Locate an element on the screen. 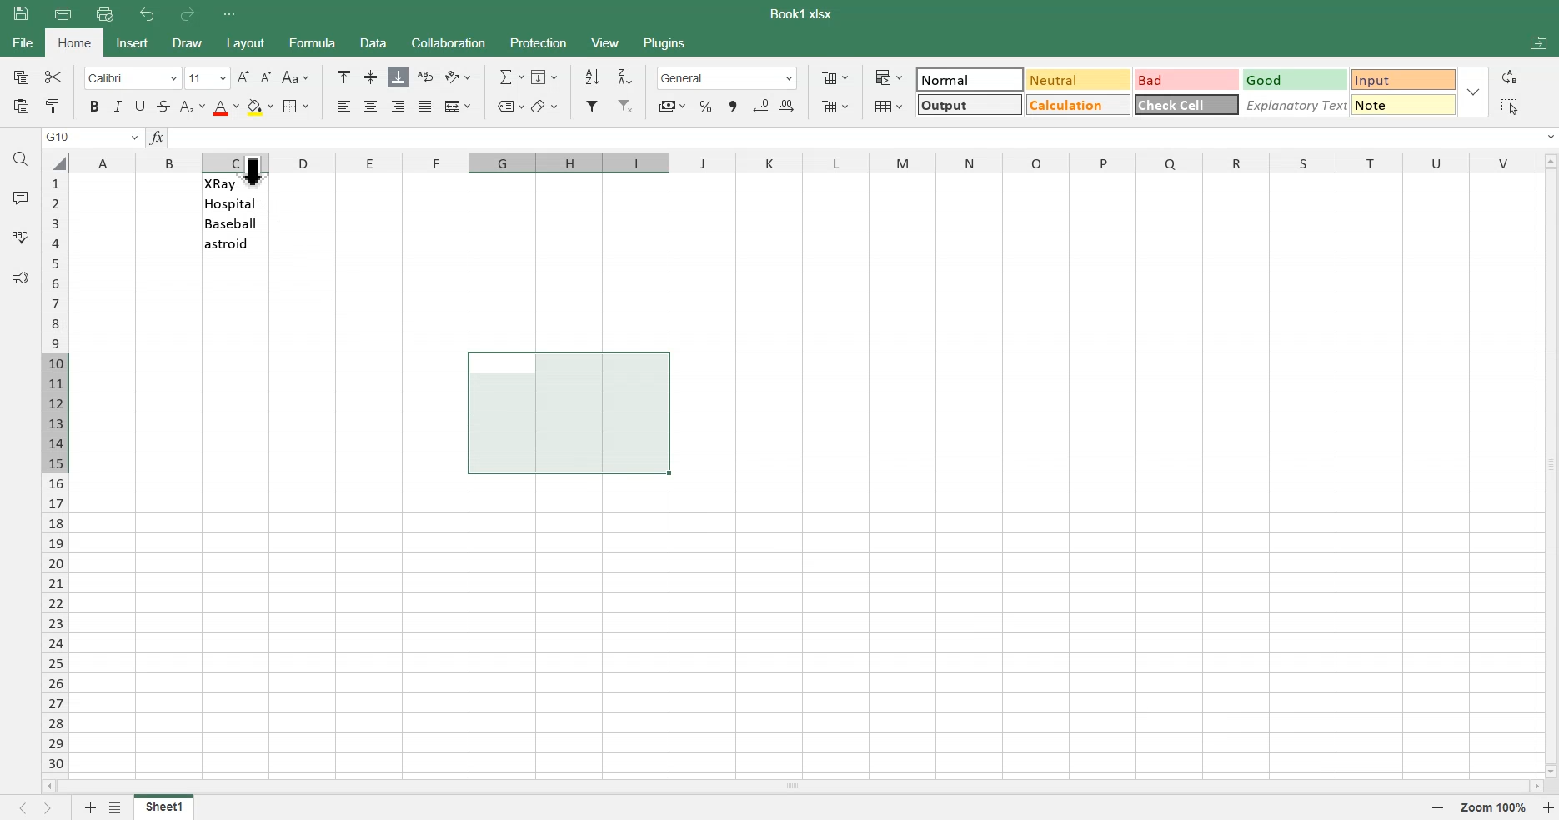 Image resolution: width=1559 pixels, height=820 pixels. zoom in is located at coordinates (1549, 809).